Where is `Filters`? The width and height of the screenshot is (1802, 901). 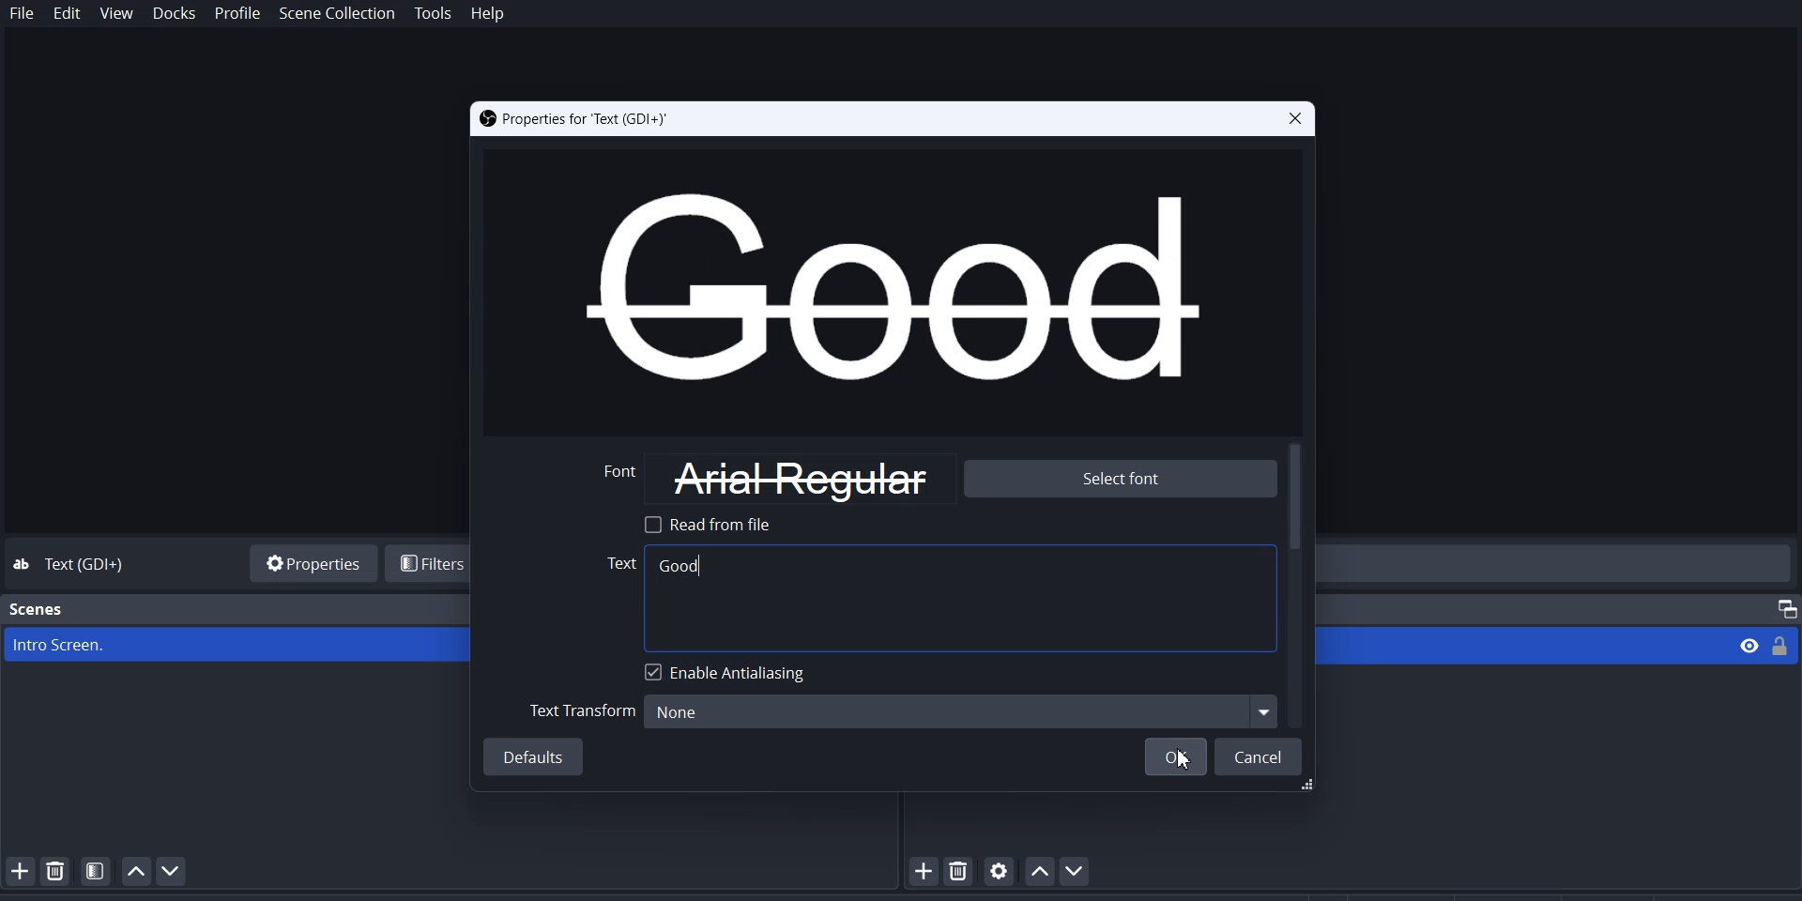 Filters is located at coordinates (431, 563).